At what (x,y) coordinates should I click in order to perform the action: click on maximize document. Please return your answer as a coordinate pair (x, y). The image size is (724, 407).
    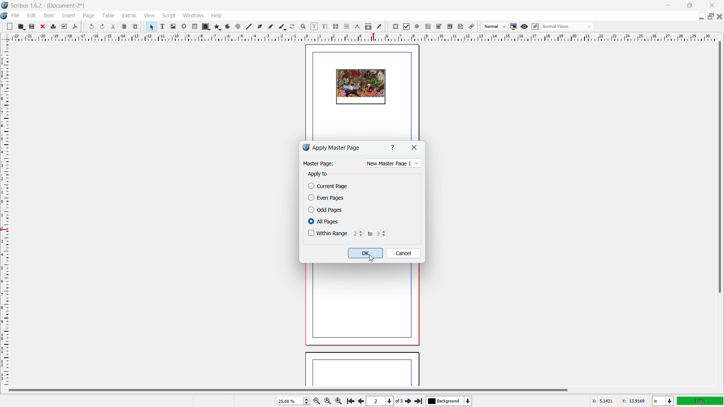
    Looking at the image, I should click on (710, 16).